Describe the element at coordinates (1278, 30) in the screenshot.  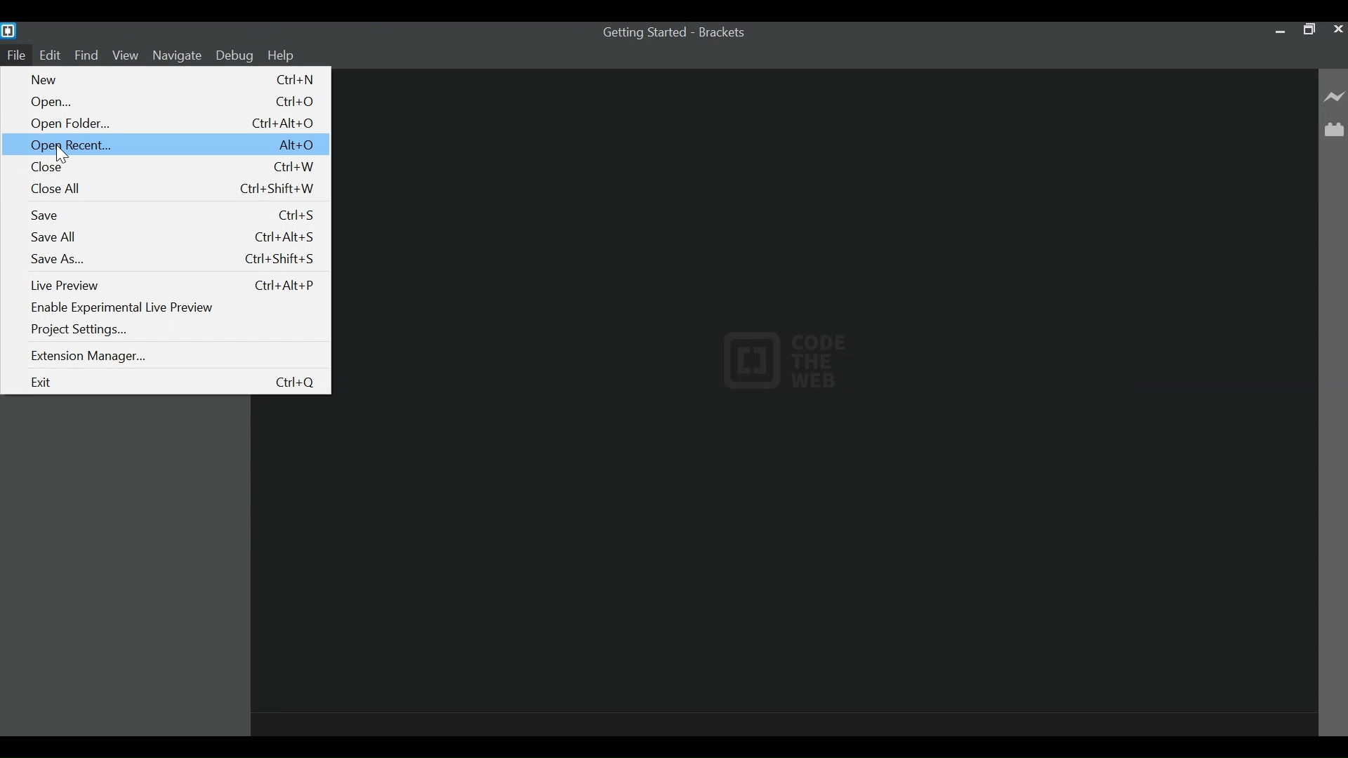
I see `minimize` at that location.